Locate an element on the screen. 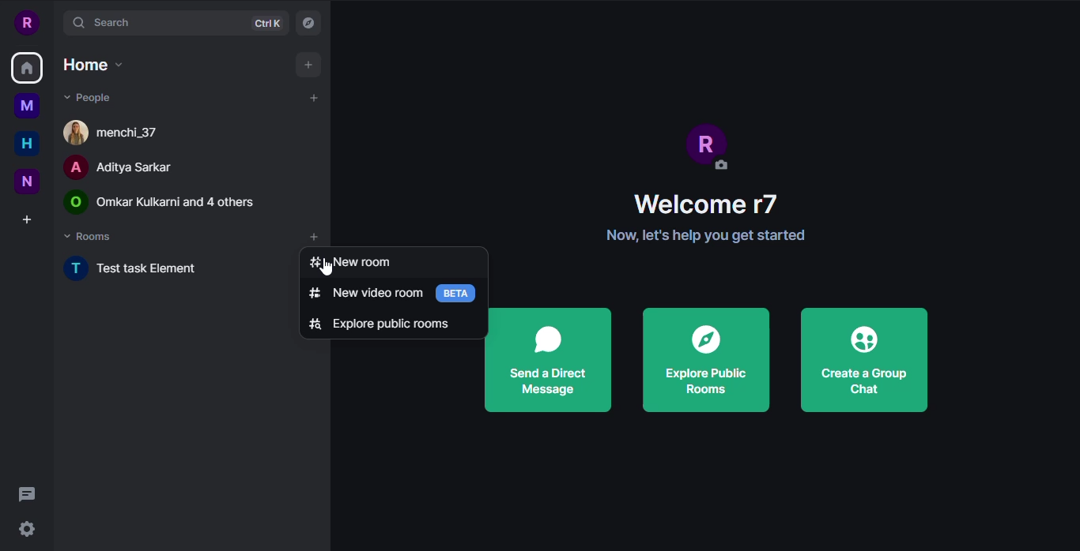  create a group chat is located at coordinates (866, 359).